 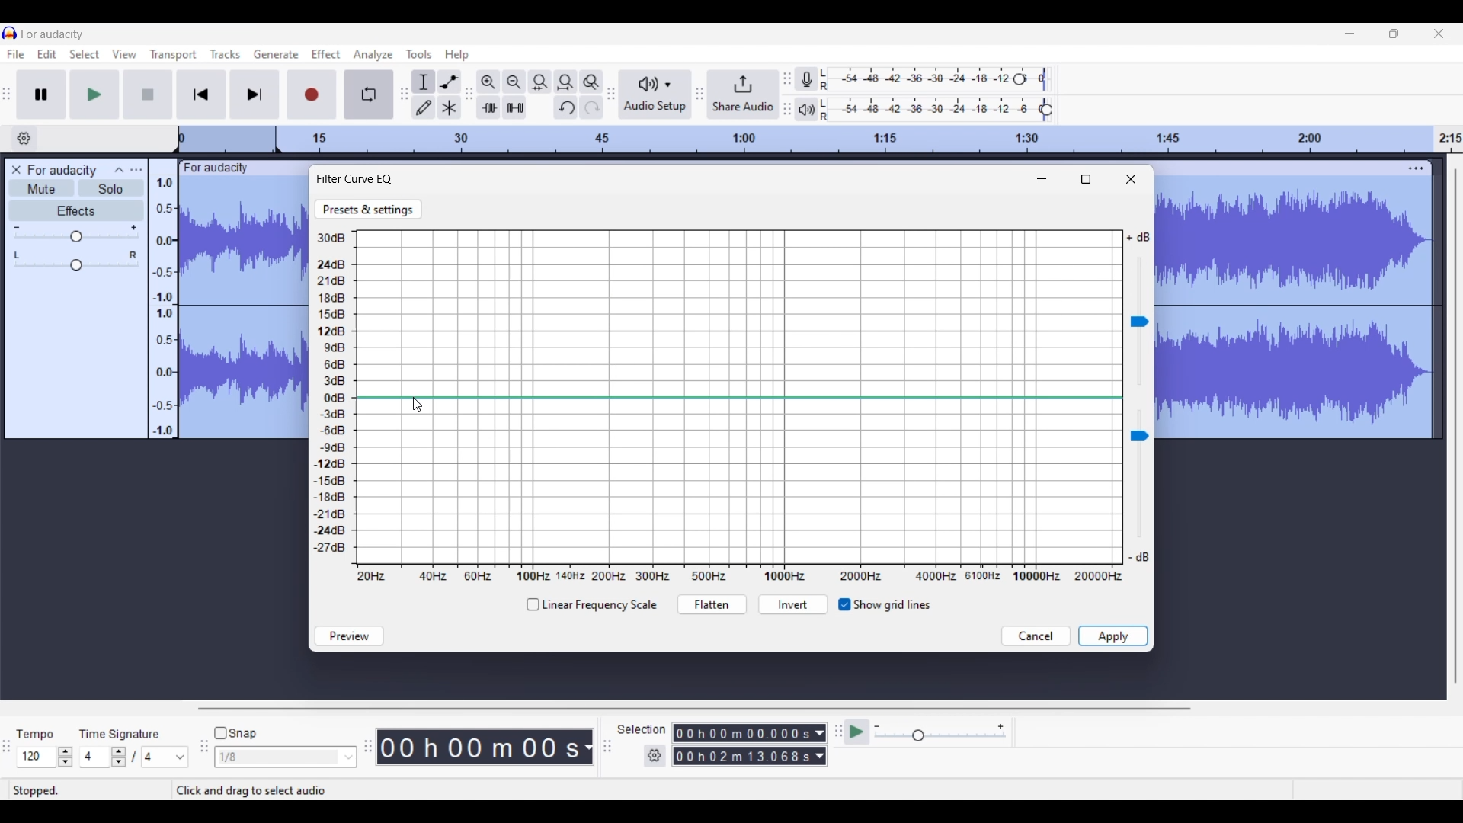 What do you see at coordinates (111, 188) in the screenshot?
I see `Solo` at bounding box center [111, 188].